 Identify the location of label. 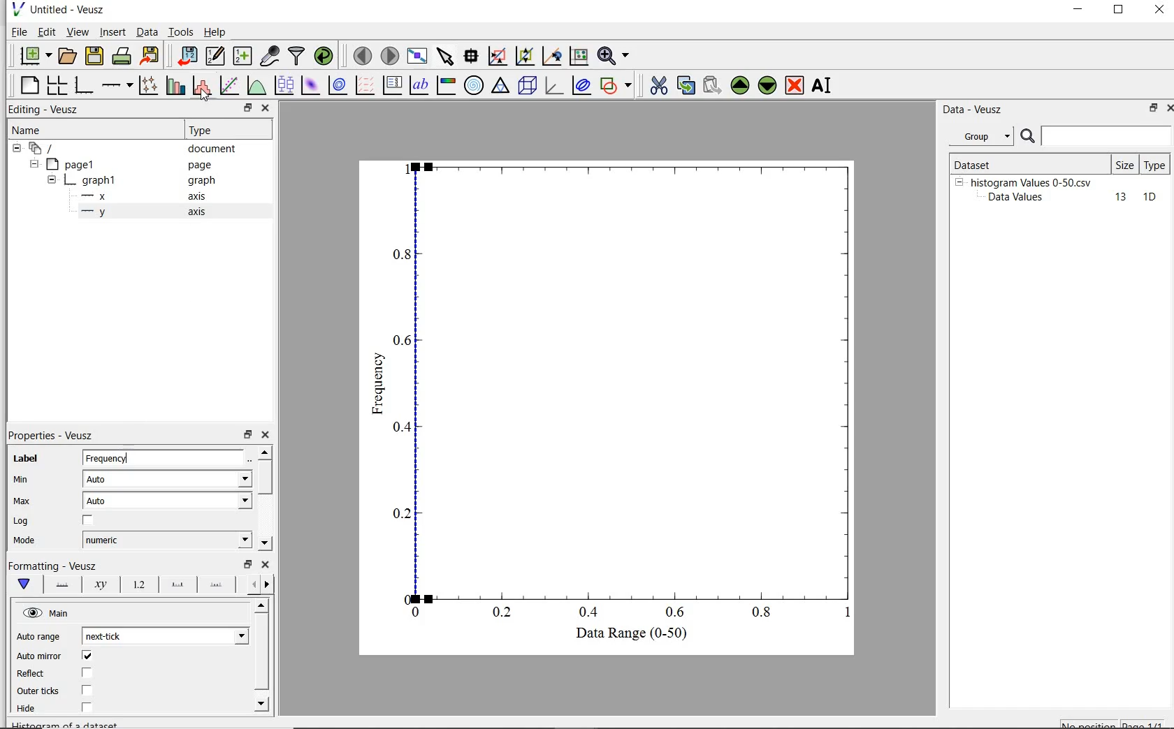
(26, 459).